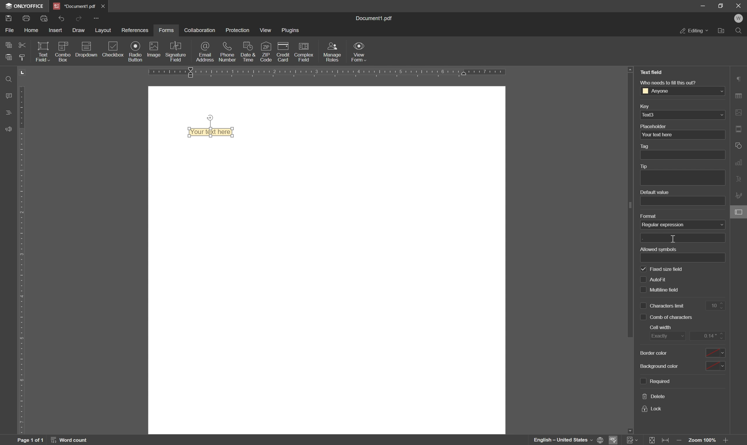 The height and width of the screenshot is (445, 747). What do you see at coordinates (24, 57) in the screenshot?
I see `copy style` at bounding box center [24, 57].